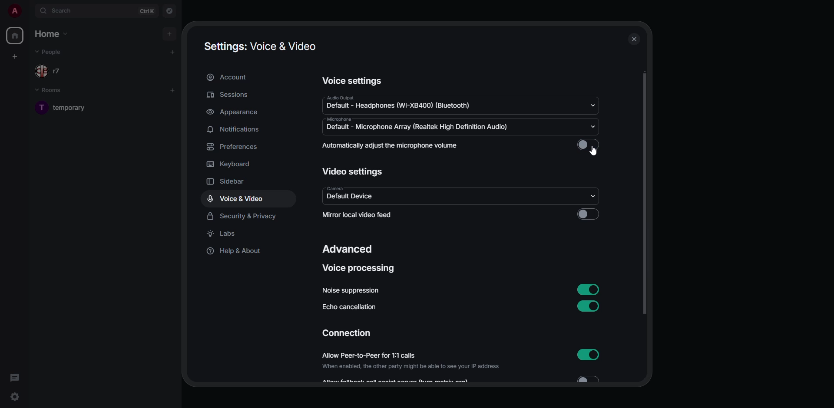 The image size is (834, 408). I want to click on voice processing, so click(358, 267).